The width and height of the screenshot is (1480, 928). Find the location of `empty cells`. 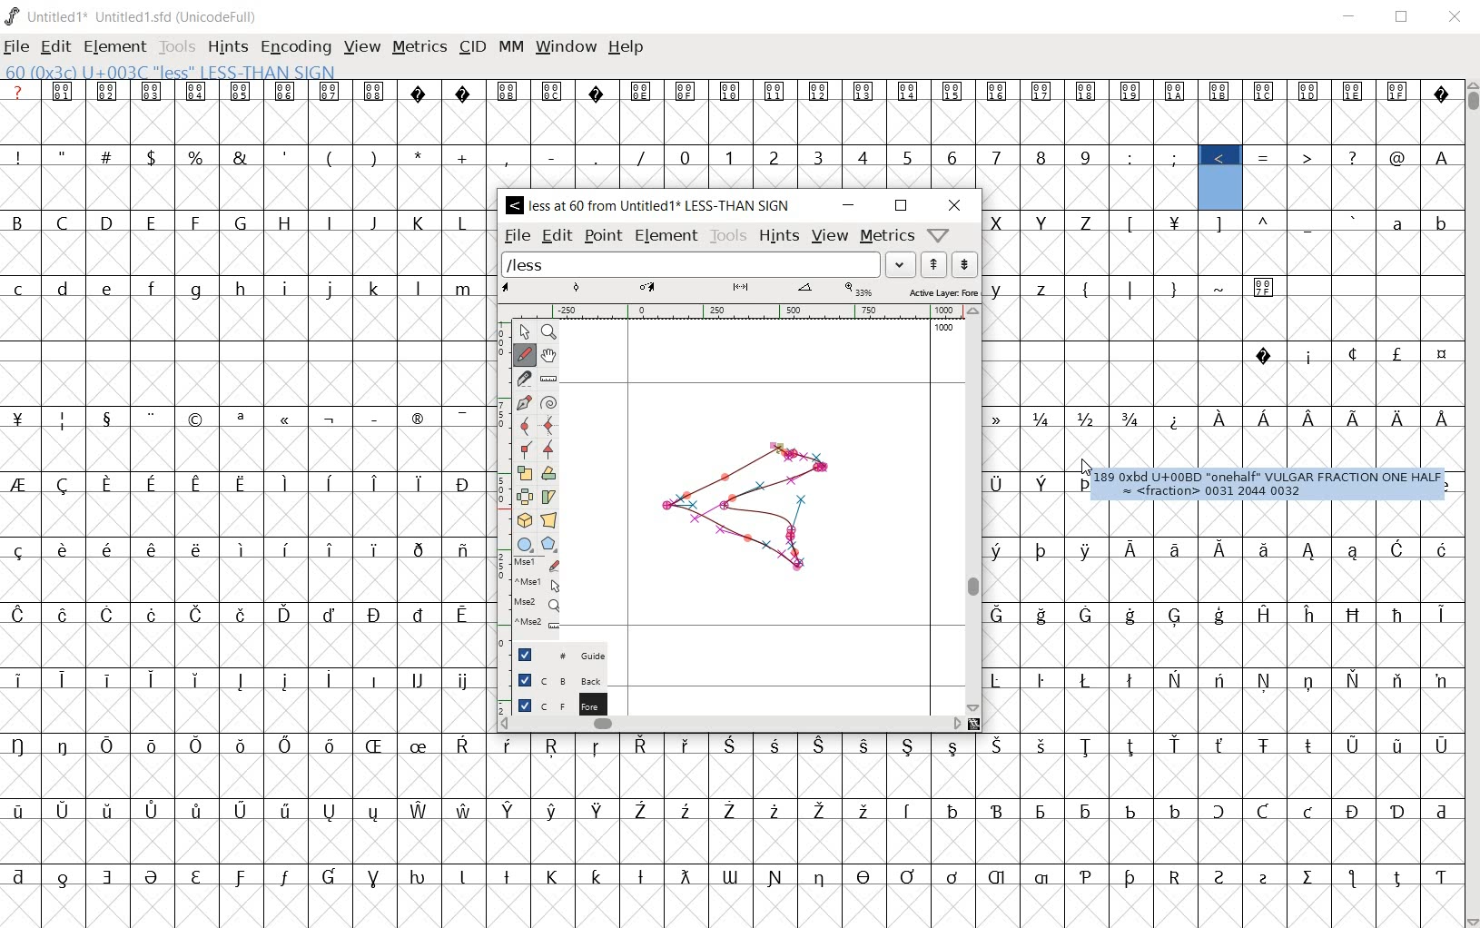

empty cells is located at coordinates (1036, 516).